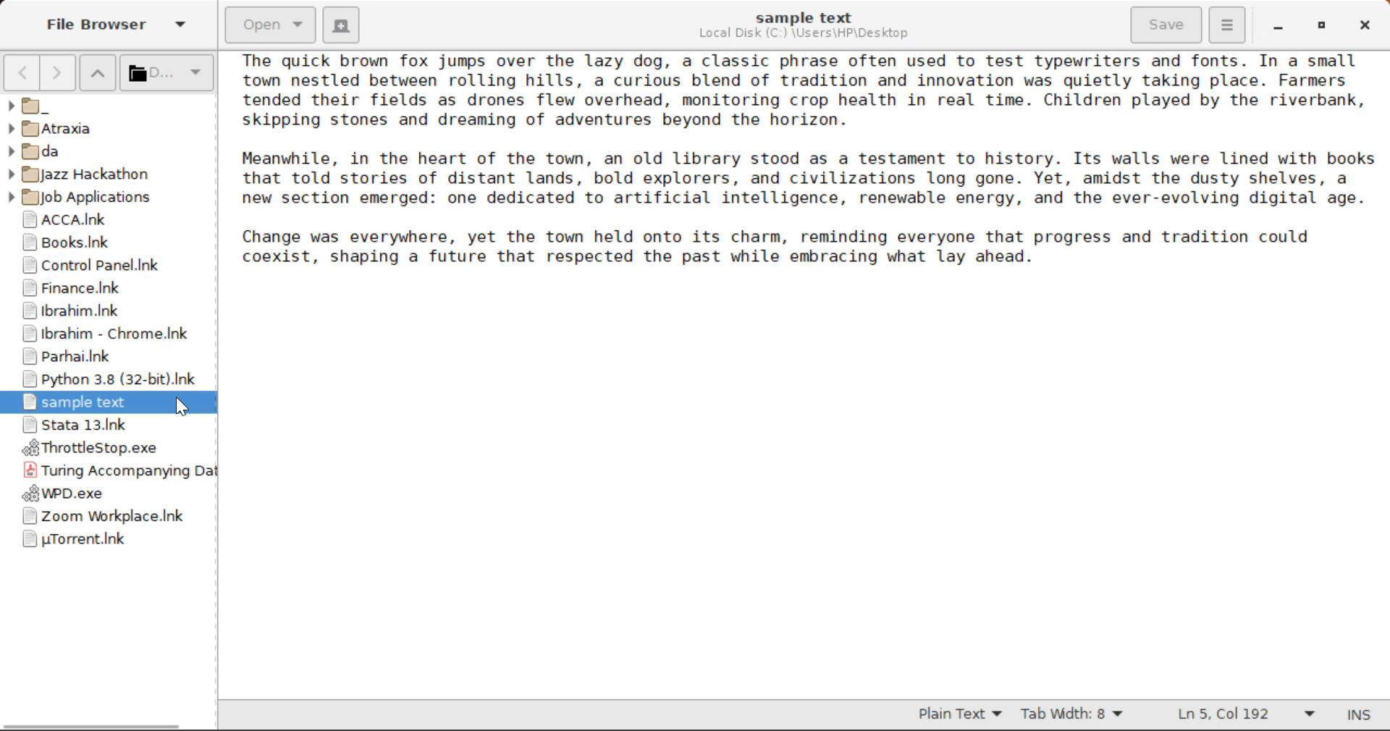  I want to click on Jazz Hackathon Folder, so click(96, 175).